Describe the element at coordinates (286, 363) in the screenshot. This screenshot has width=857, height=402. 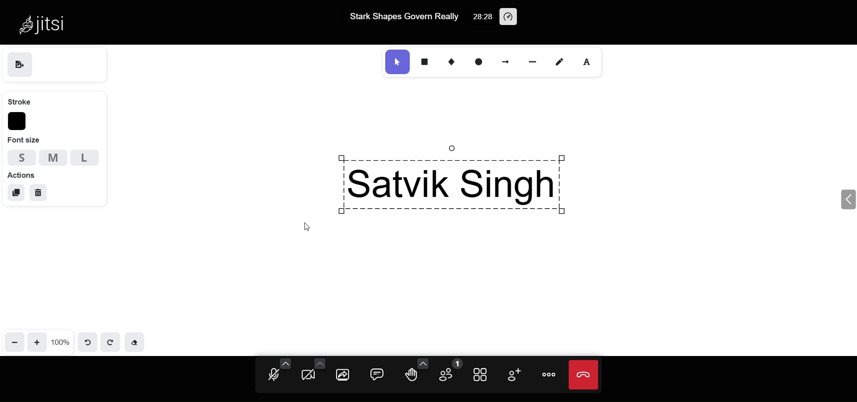
I see `more audio option` at that location.